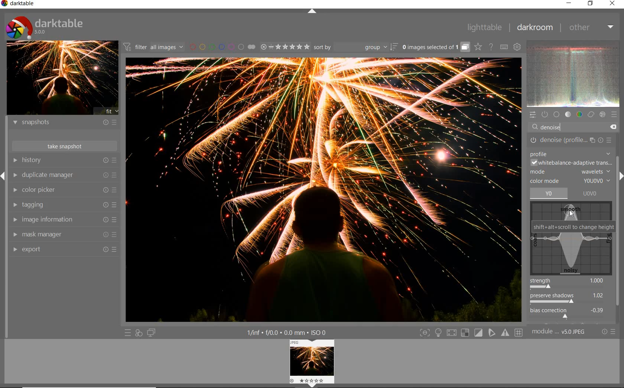  Describe the element at coordinates (591, 115) in the screenshot. I see `correct` at that location.